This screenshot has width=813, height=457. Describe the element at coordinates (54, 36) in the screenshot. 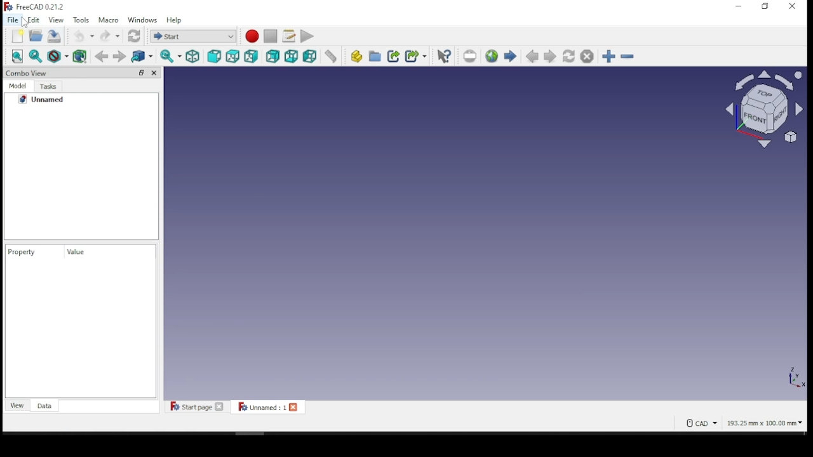

I see `save` at that location.